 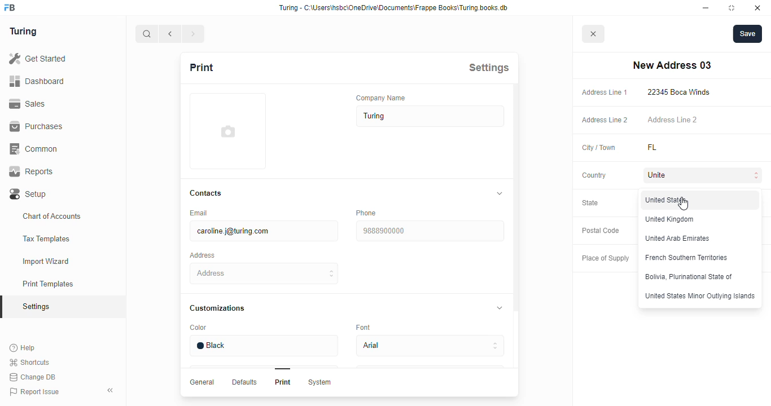 What do you see at coordinates (35, 149) in the screenshot?
I see `common` at bounding box center [35, 149].